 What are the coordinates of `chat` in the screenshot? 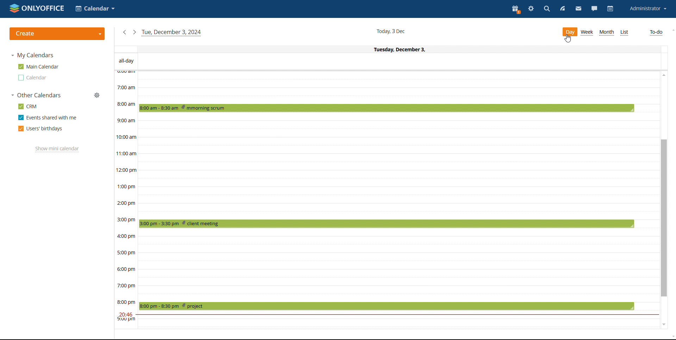 It's located at (594, 8).